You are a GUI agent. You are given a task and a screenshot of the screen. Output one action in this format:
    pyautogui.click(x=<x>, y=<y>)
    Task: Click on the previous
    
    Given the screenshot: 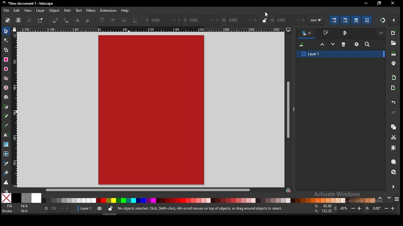 What is the action you would take?
    pyautogui.click(x=381, y=198)
    